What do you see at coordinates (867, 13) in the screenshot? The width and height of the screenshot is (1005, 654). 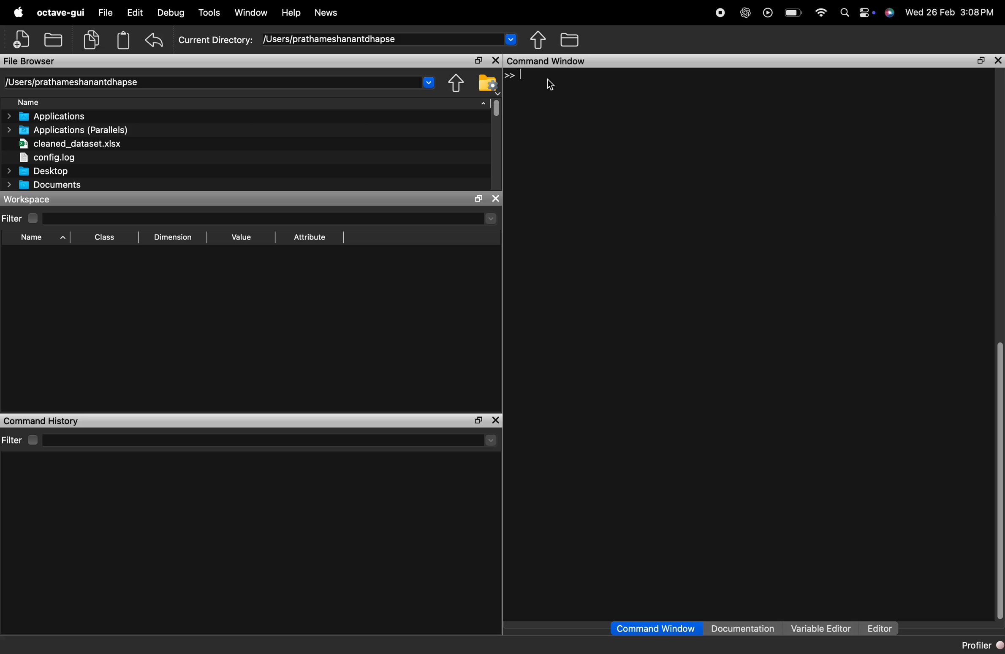 I see `control center` at bounding box center [867, 13].